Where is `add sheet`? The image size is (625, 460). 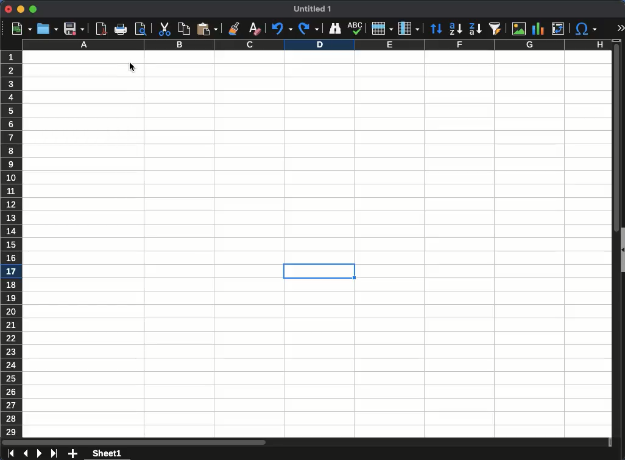
add sheet is located at coordinates (71, 454).